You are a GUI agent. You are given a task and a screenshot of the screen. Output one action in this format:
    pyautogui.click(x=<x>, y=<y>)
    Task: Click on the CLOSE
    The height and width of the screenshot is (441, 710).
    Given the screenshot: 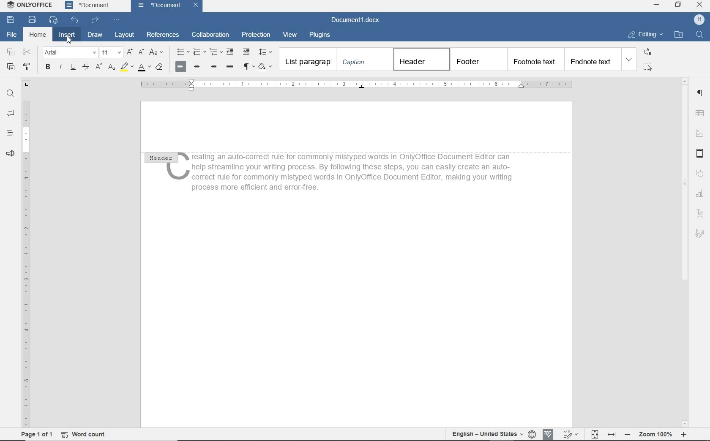 What is the action you would take?
    pyautogui.click(x=699, y=4)
    